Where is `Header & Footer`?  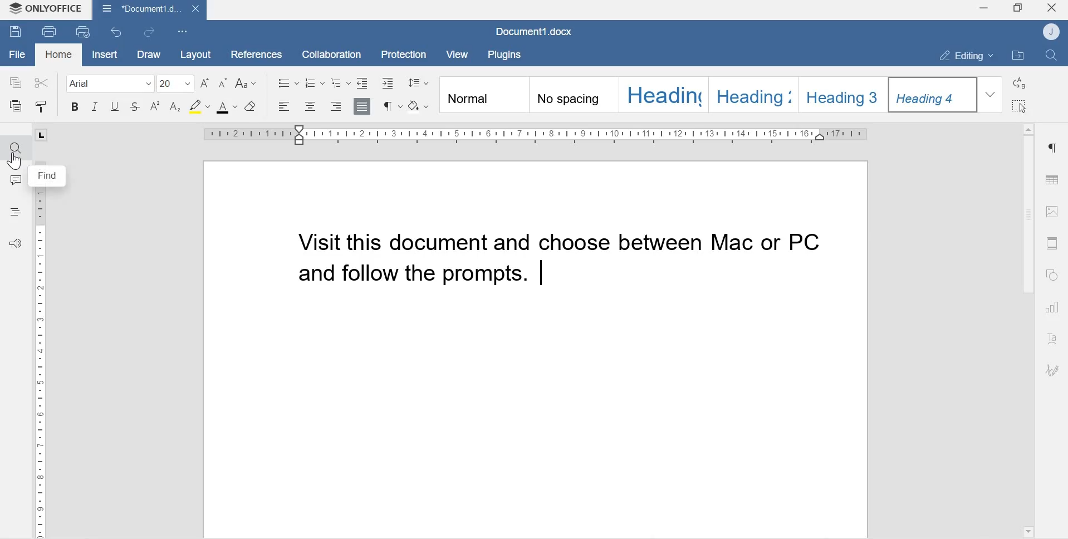
Header & Footer is located at coordinates (1052, 243).